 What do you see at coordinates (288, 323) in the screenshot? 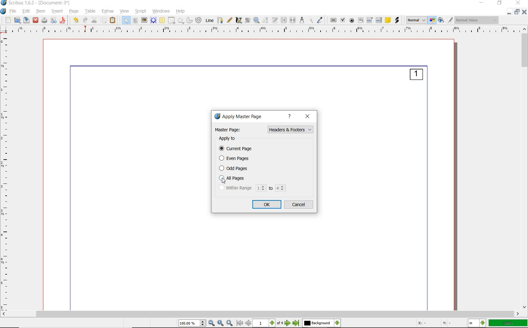
I see `go to next page` at bounding box center [288, 323].